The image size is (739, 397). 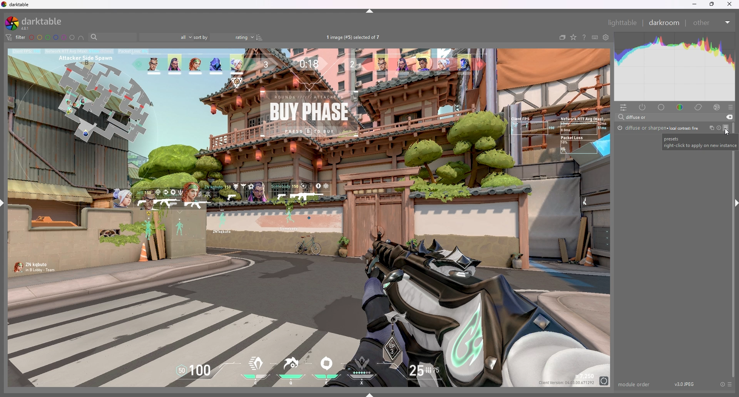 I want to click on minimize, so click(x=693, y=4).